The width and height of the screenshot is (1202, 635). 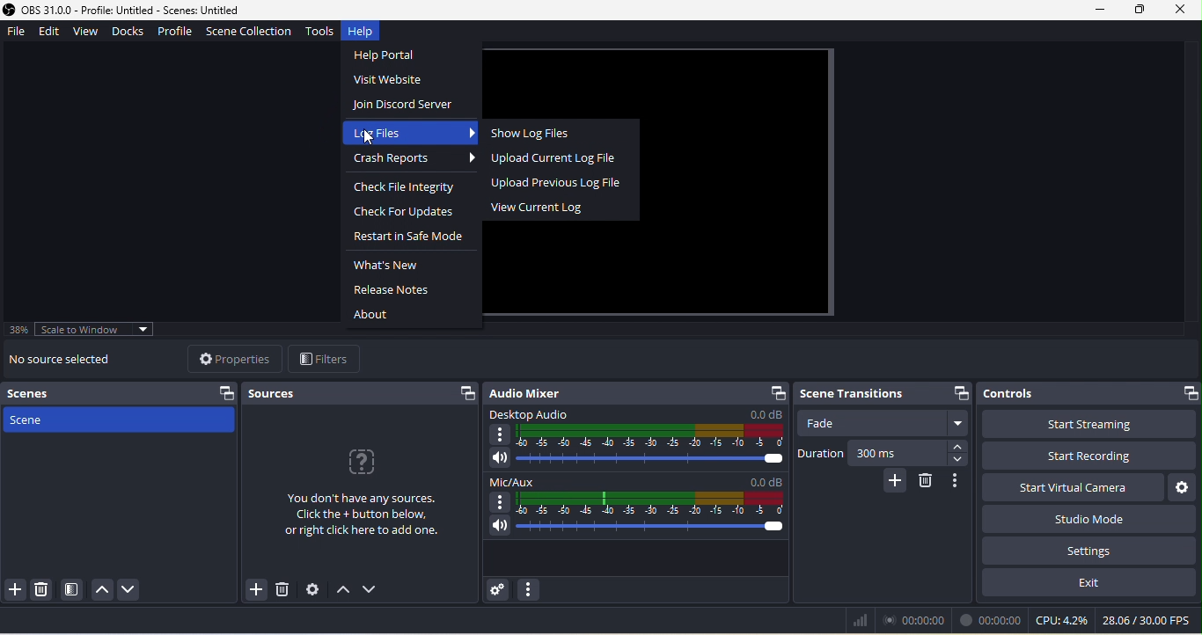 What do you see at coordinates (252, 591) in the screenshot?
I see `add source` at bounding box center [252, 591].